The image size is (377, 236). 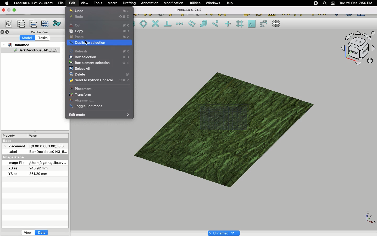 I want to click on Send to python console, so click(x=100, y=81).